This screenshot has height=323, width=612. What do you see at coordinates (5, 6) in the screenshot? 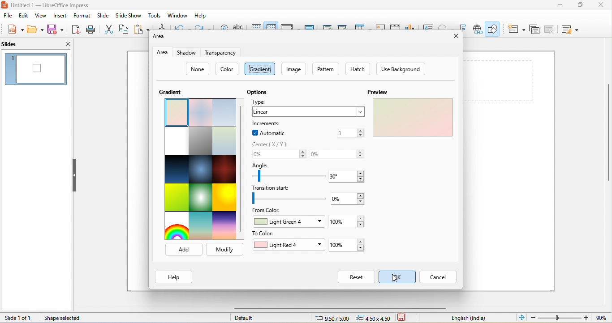
I see `logo` at bounding box center [5, 6].